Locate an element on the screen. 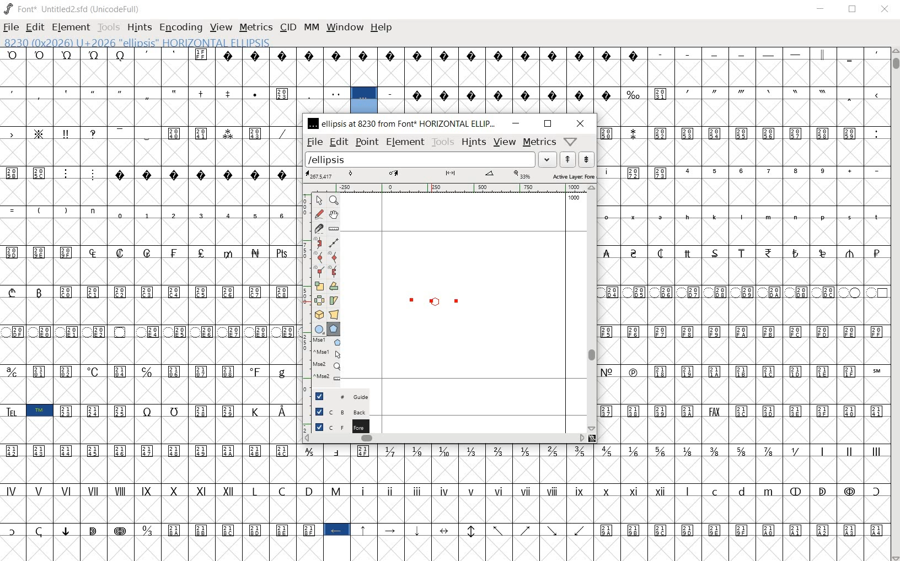  active layer: FOREGROUND is located at coordinates (451, 175).